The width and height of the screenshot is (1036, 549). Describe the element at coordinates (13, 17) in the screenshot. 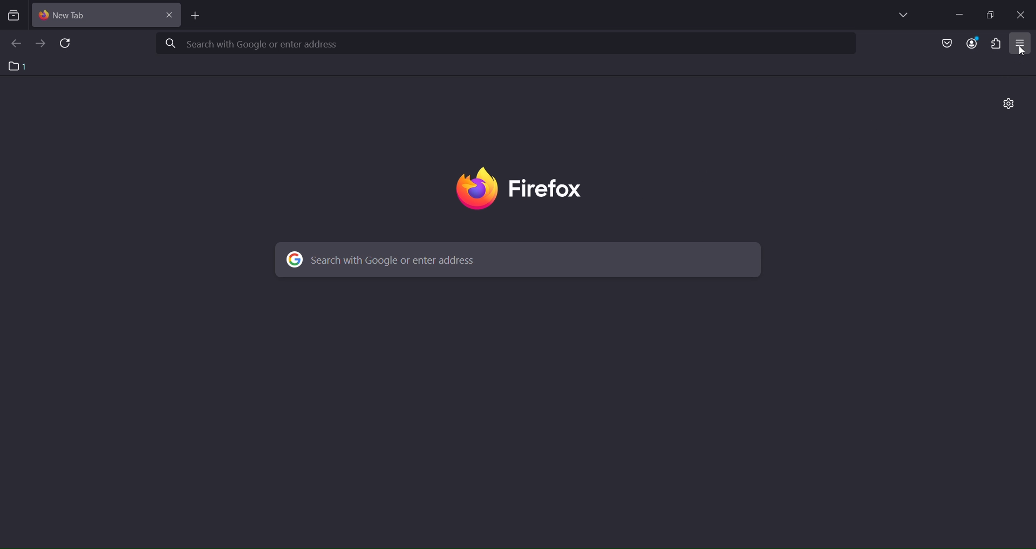

I see `search tab` at that location.